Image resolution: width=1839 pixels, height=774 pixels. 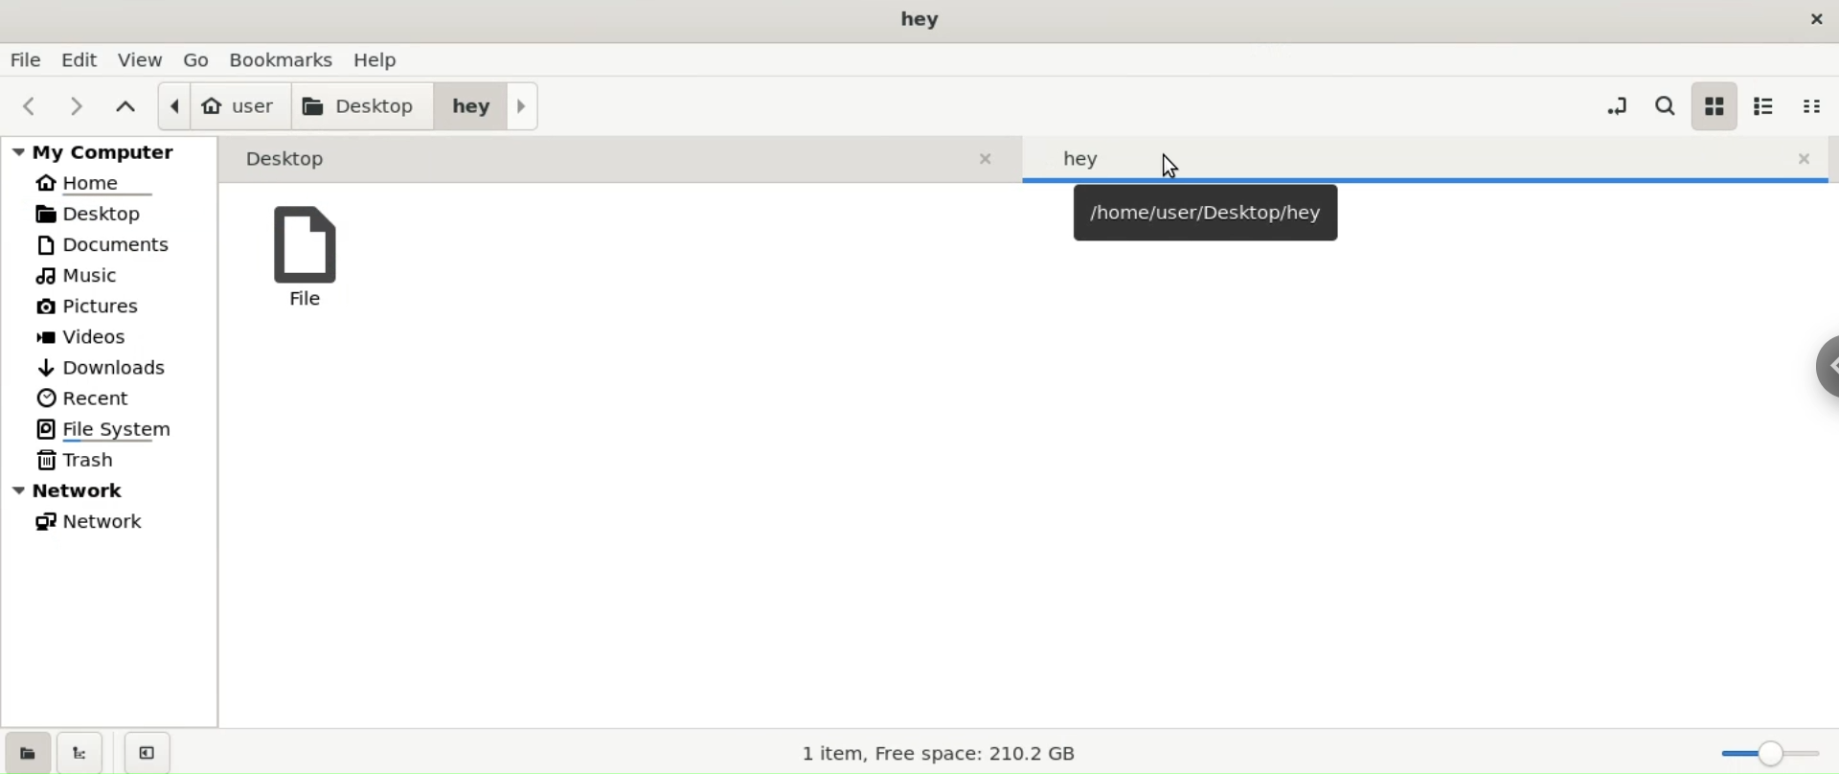 I want to click on go, so click(x=197, y=58).